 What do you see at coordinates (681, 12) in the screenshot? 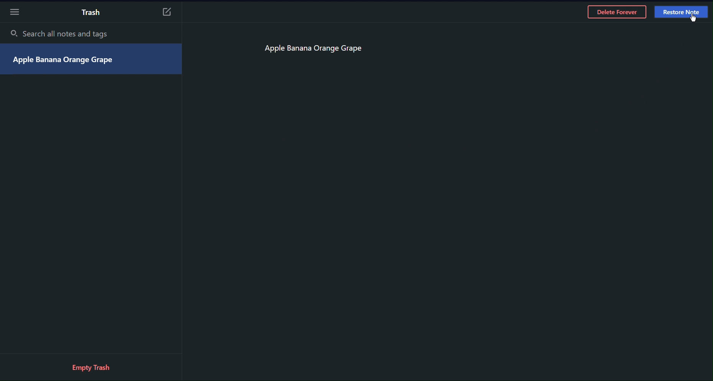
I see `Restore Note` at bounding box center [681, 12].